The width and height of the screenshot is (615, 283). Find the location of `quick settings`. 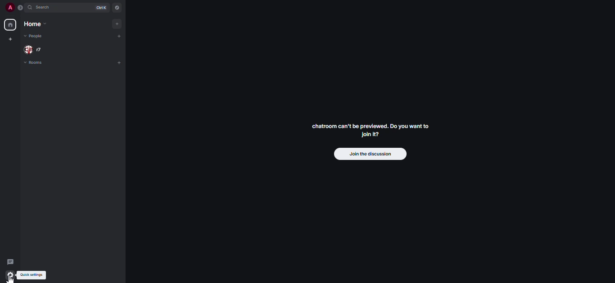

quick settings is located at coordinates (11, 275).